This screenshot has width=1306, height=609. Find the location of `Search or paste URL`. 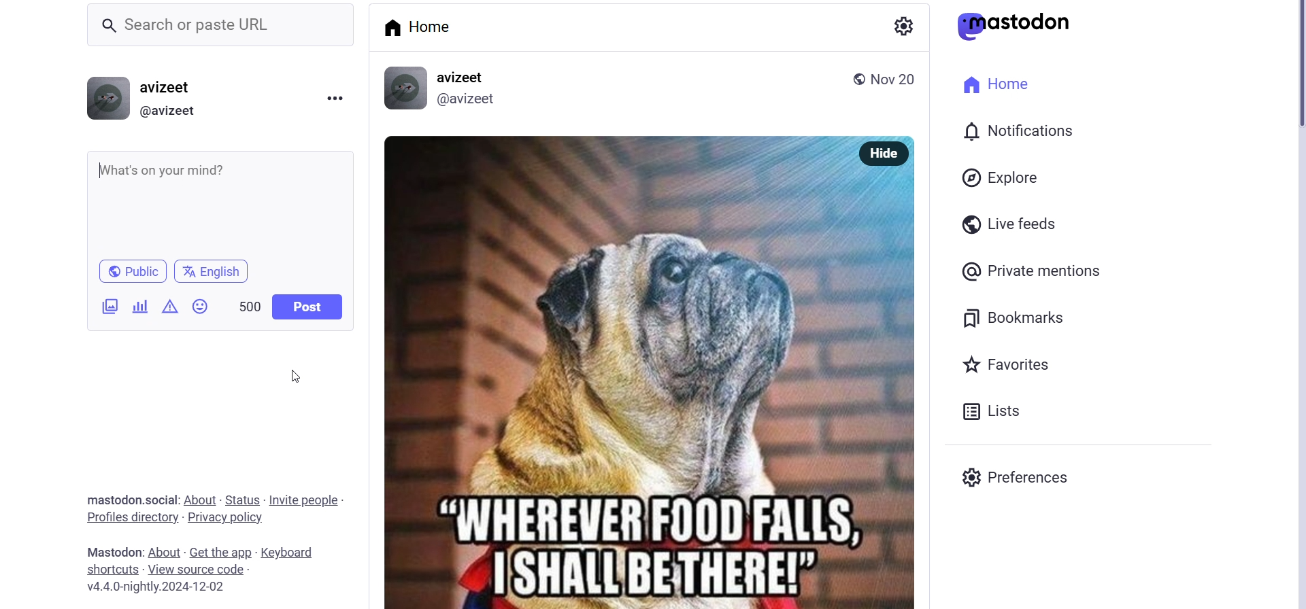

Search or paste URL is located at coordinates (227, 25).